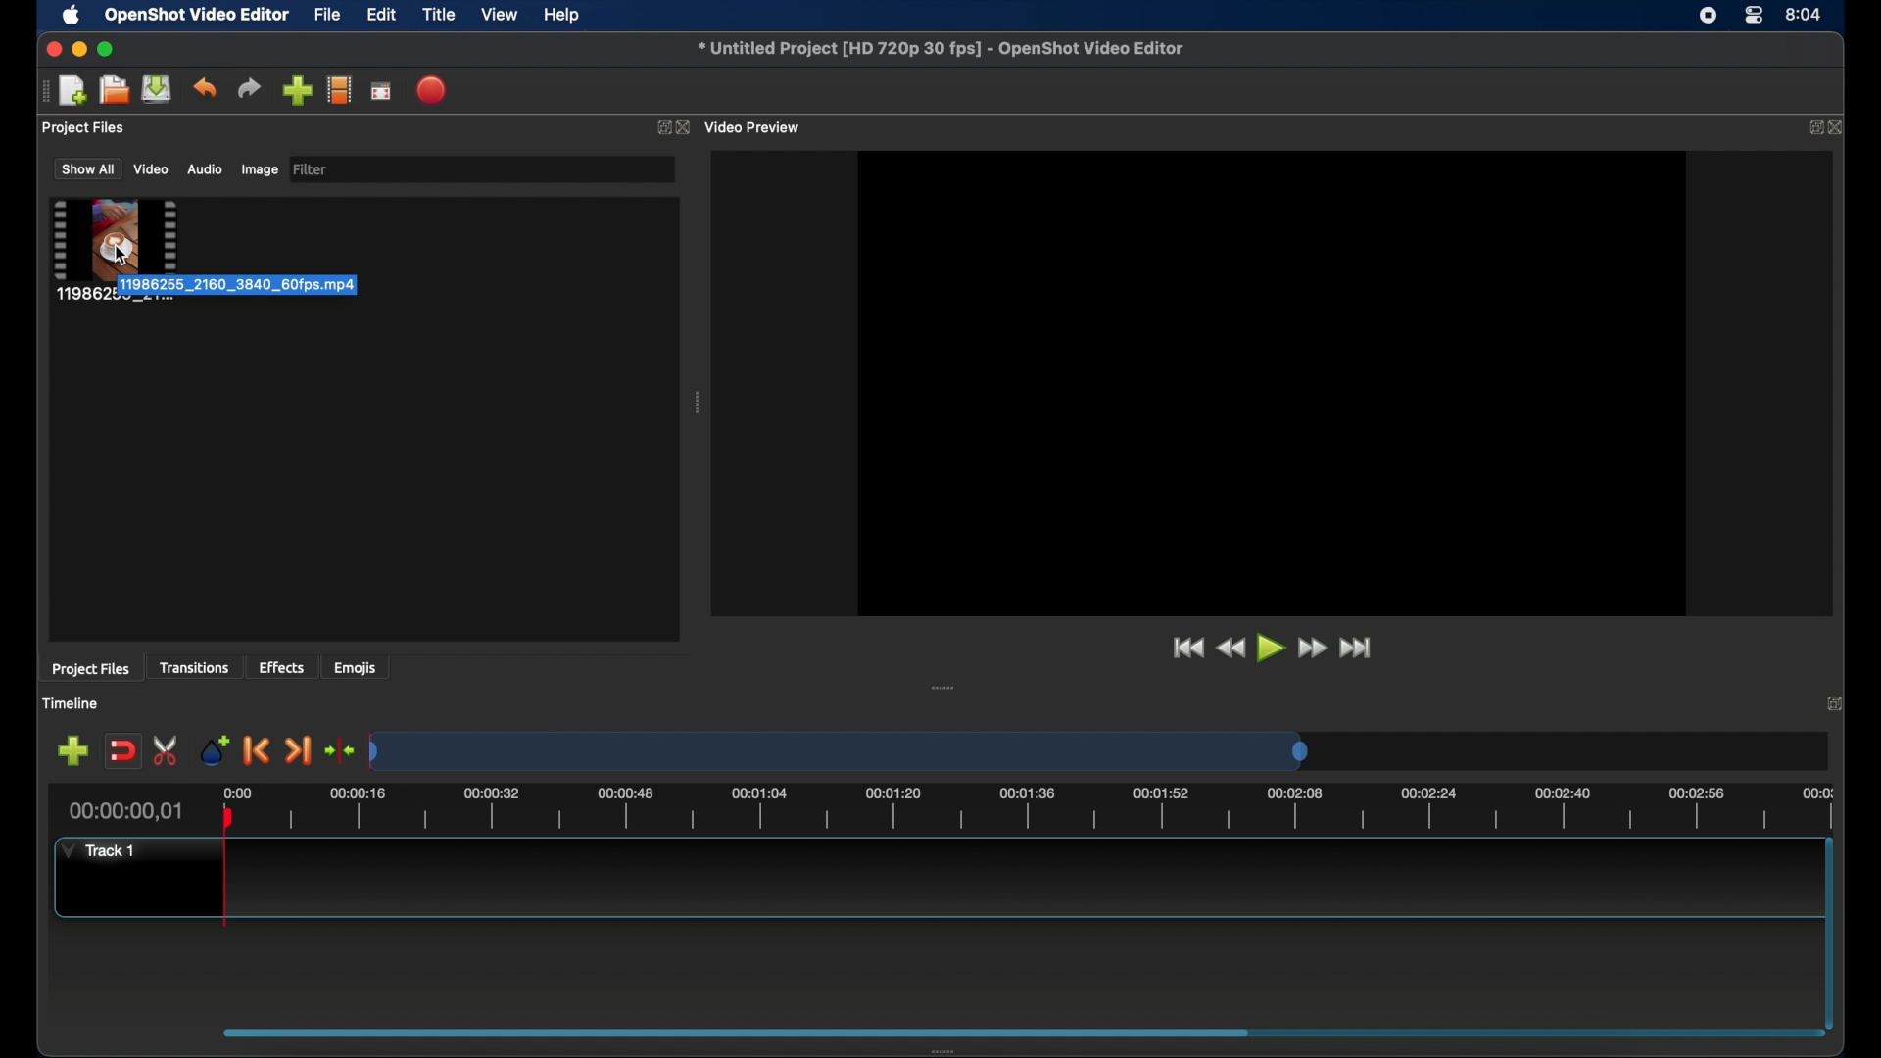 The width and height of the screenshot is (1881, 1058). I want to click on jump to end, so click(1355, 649).